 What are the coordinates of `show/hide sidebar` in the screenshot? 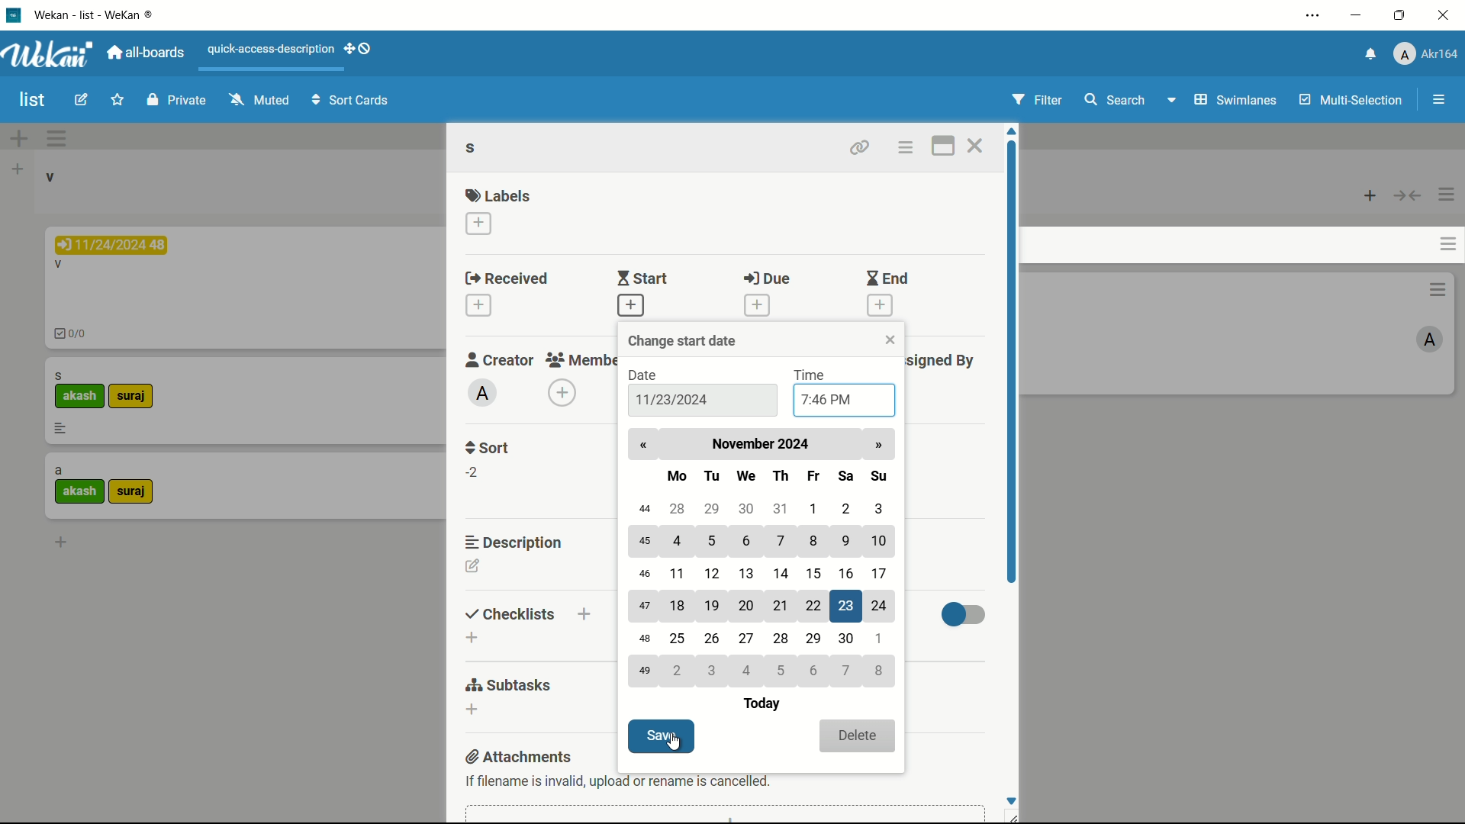 It's located at (1440, 99).